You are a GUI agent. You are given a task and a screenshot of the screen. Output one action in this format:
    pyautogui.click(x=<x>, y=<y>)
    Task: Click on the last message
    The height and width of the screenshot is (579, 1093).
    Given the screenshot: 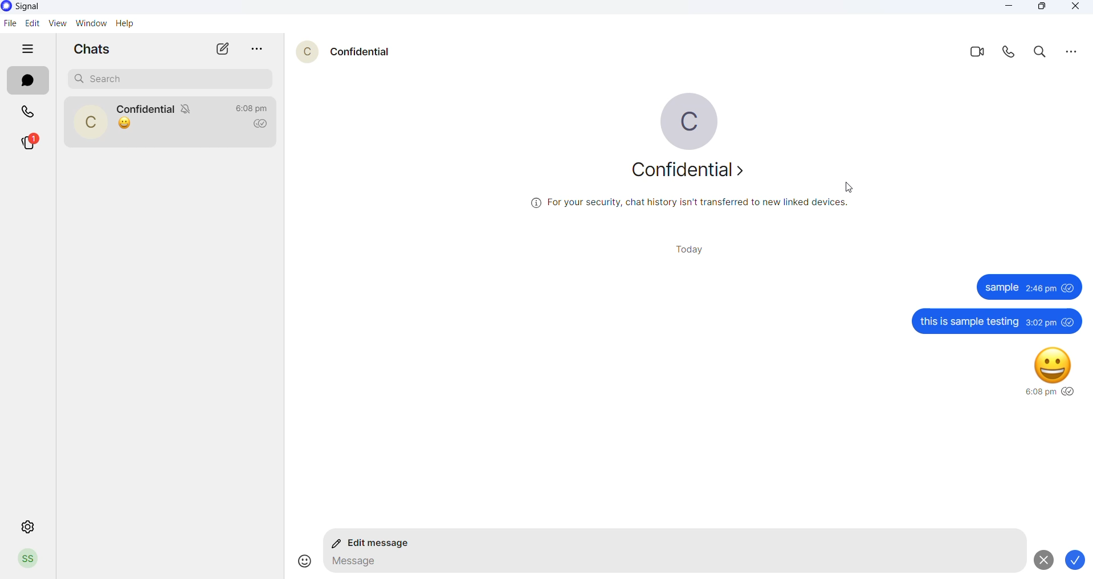 What is the action you would take?
    pyautogui.click(x=125, y=124)
    